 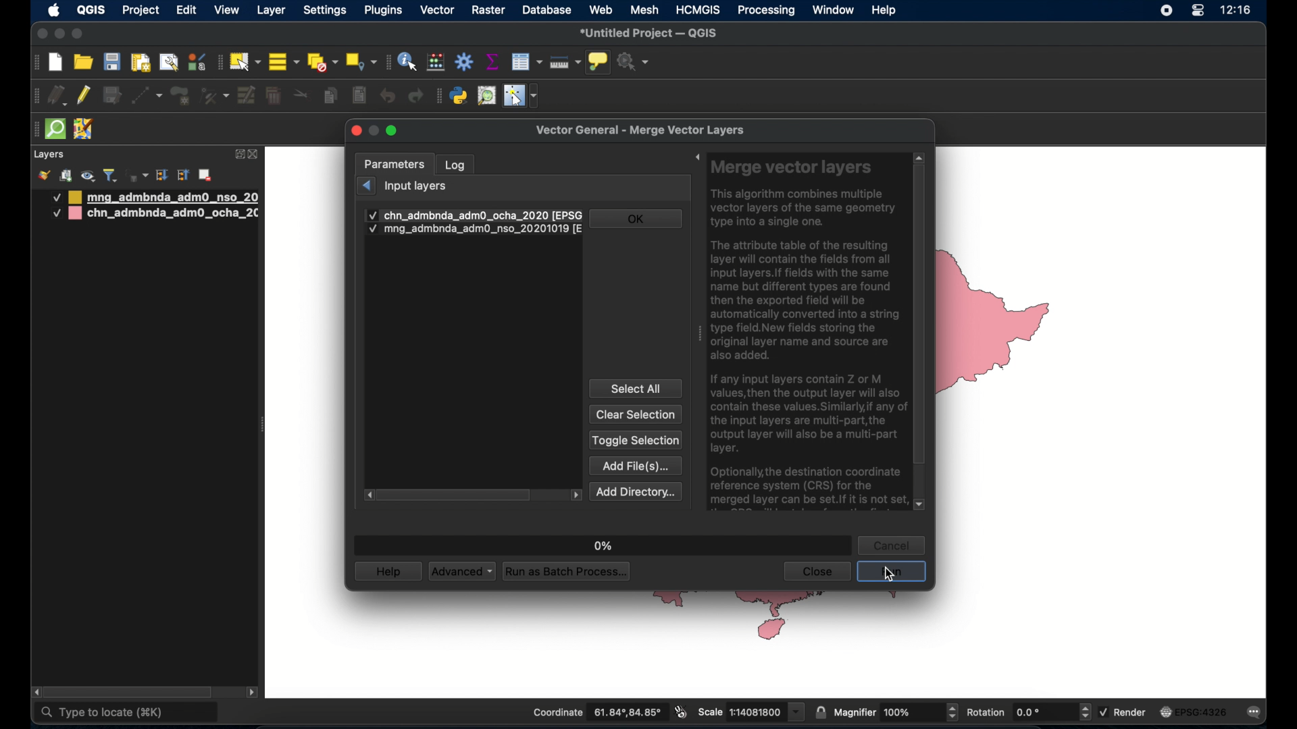 What do you see at coordinates (415, 96) in the screenshot?
I see `redo` at bounding box center [415, 96].